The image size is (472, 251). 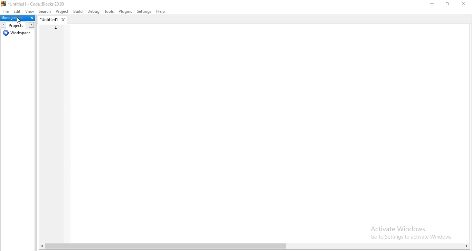 I want to click on View , so click(x=30, y=11).